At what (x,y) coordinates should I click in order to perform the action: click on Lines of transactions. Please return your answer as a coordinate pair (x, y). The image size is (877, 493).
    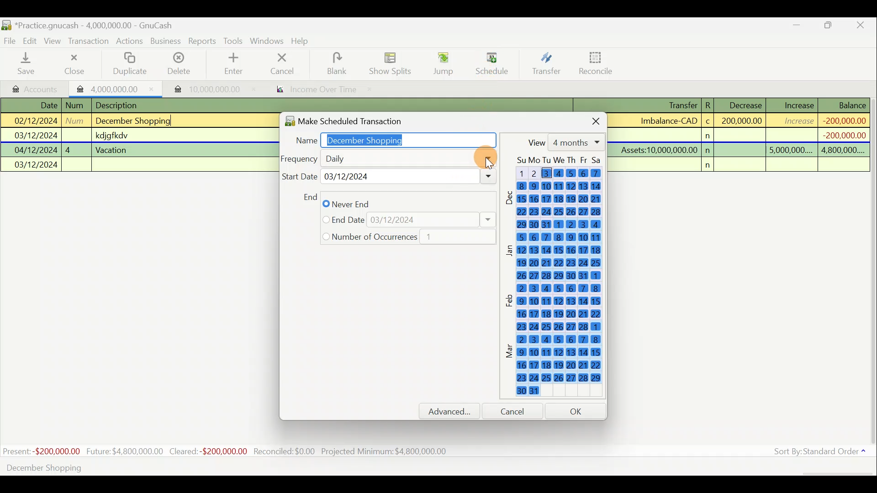
    Looking at the image, I should click on (113, 136).